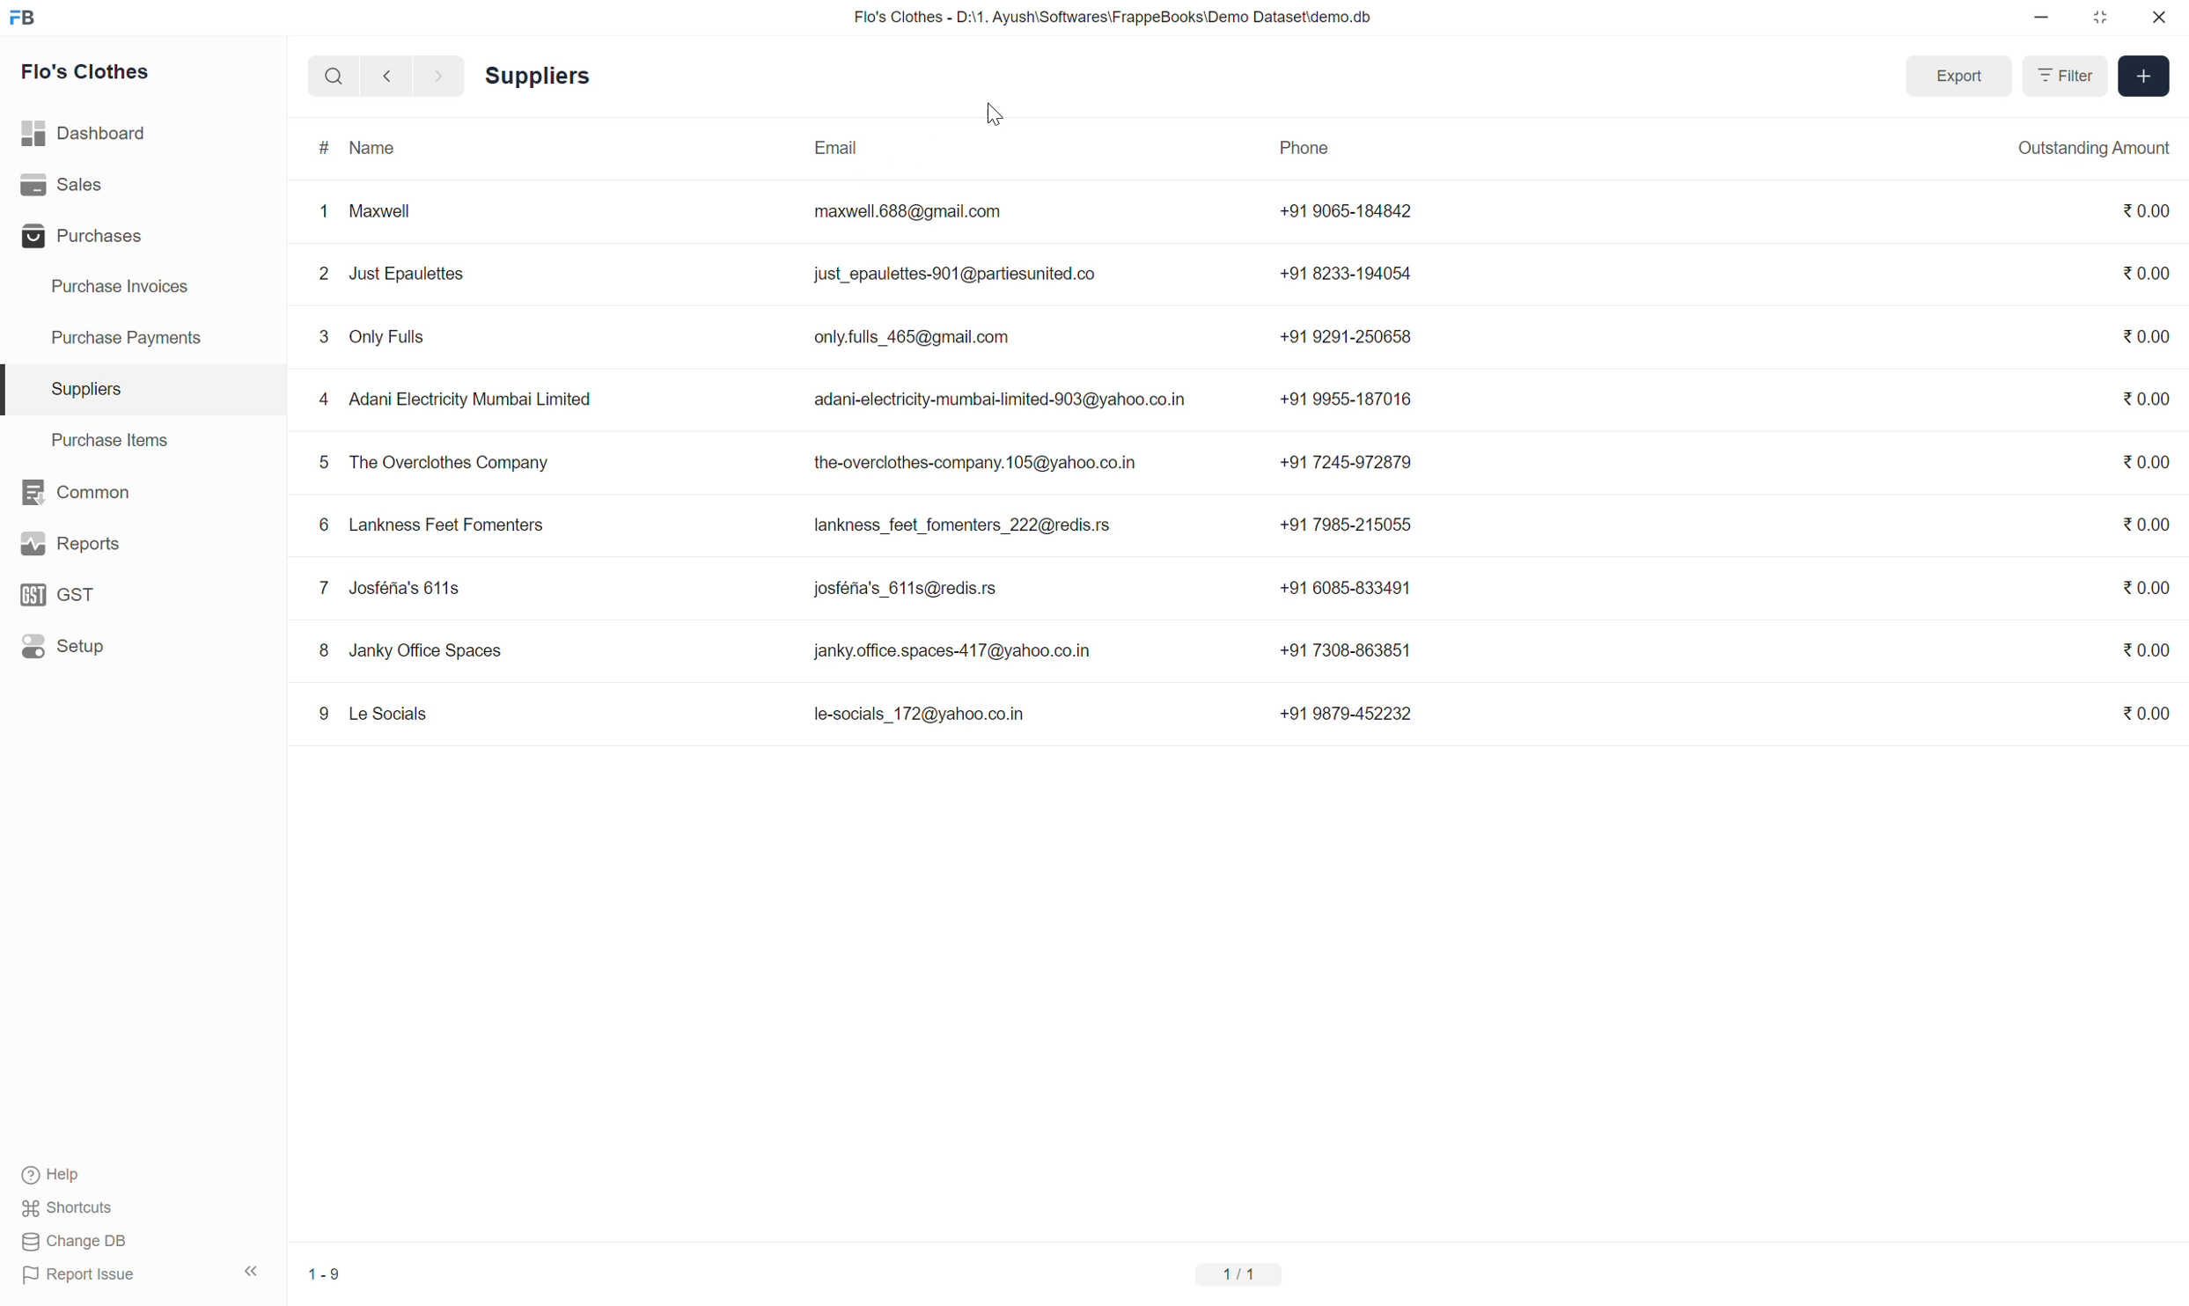  What do you see at coordinates (320, 713) in the screenshot?
I see `9` at bounding box center [320, 713].